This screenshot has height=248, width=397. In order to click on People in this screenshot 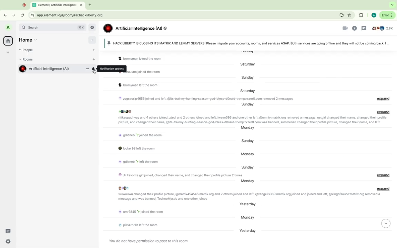, I will do `click(29, 50)`.